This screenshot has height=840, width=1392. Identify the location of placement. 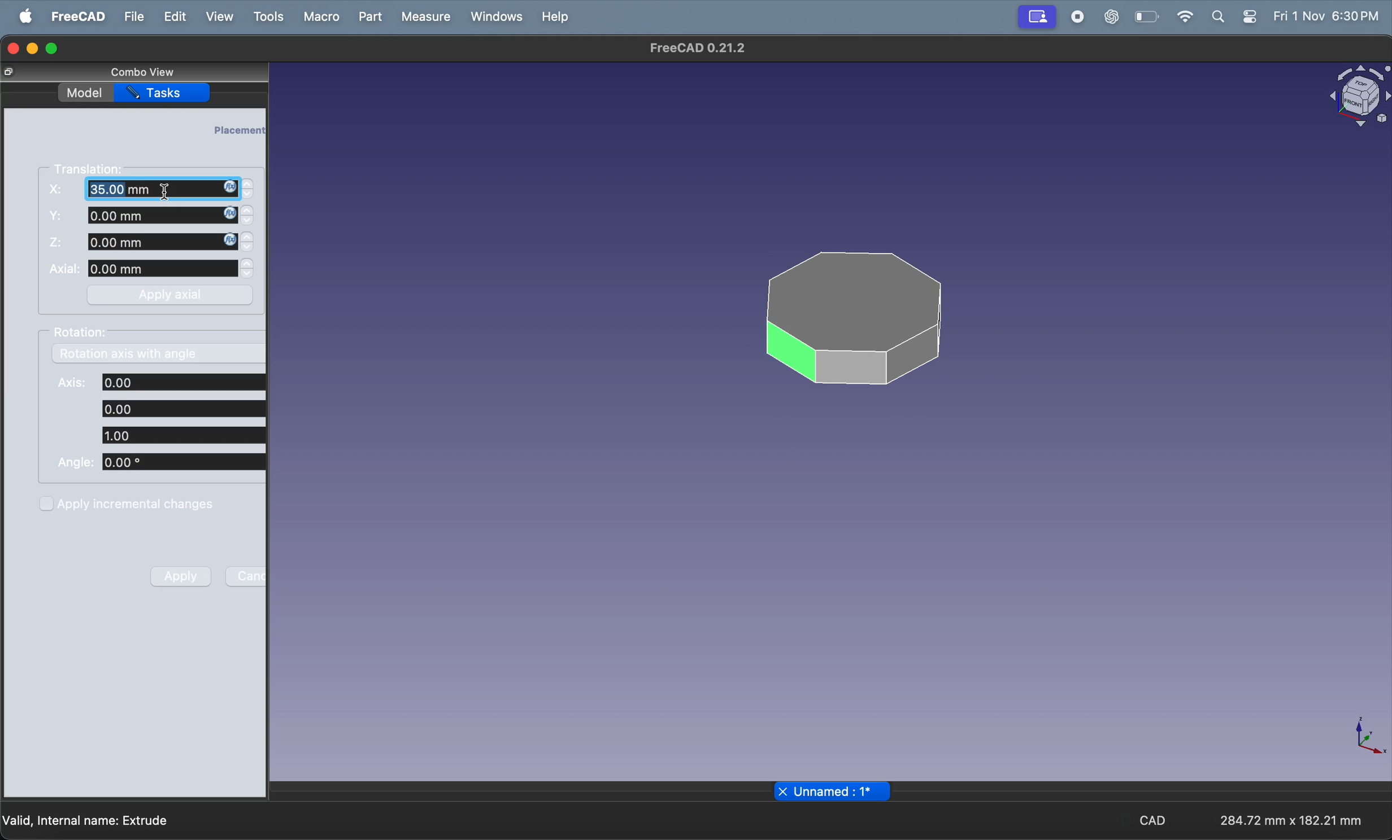
(238, 129).